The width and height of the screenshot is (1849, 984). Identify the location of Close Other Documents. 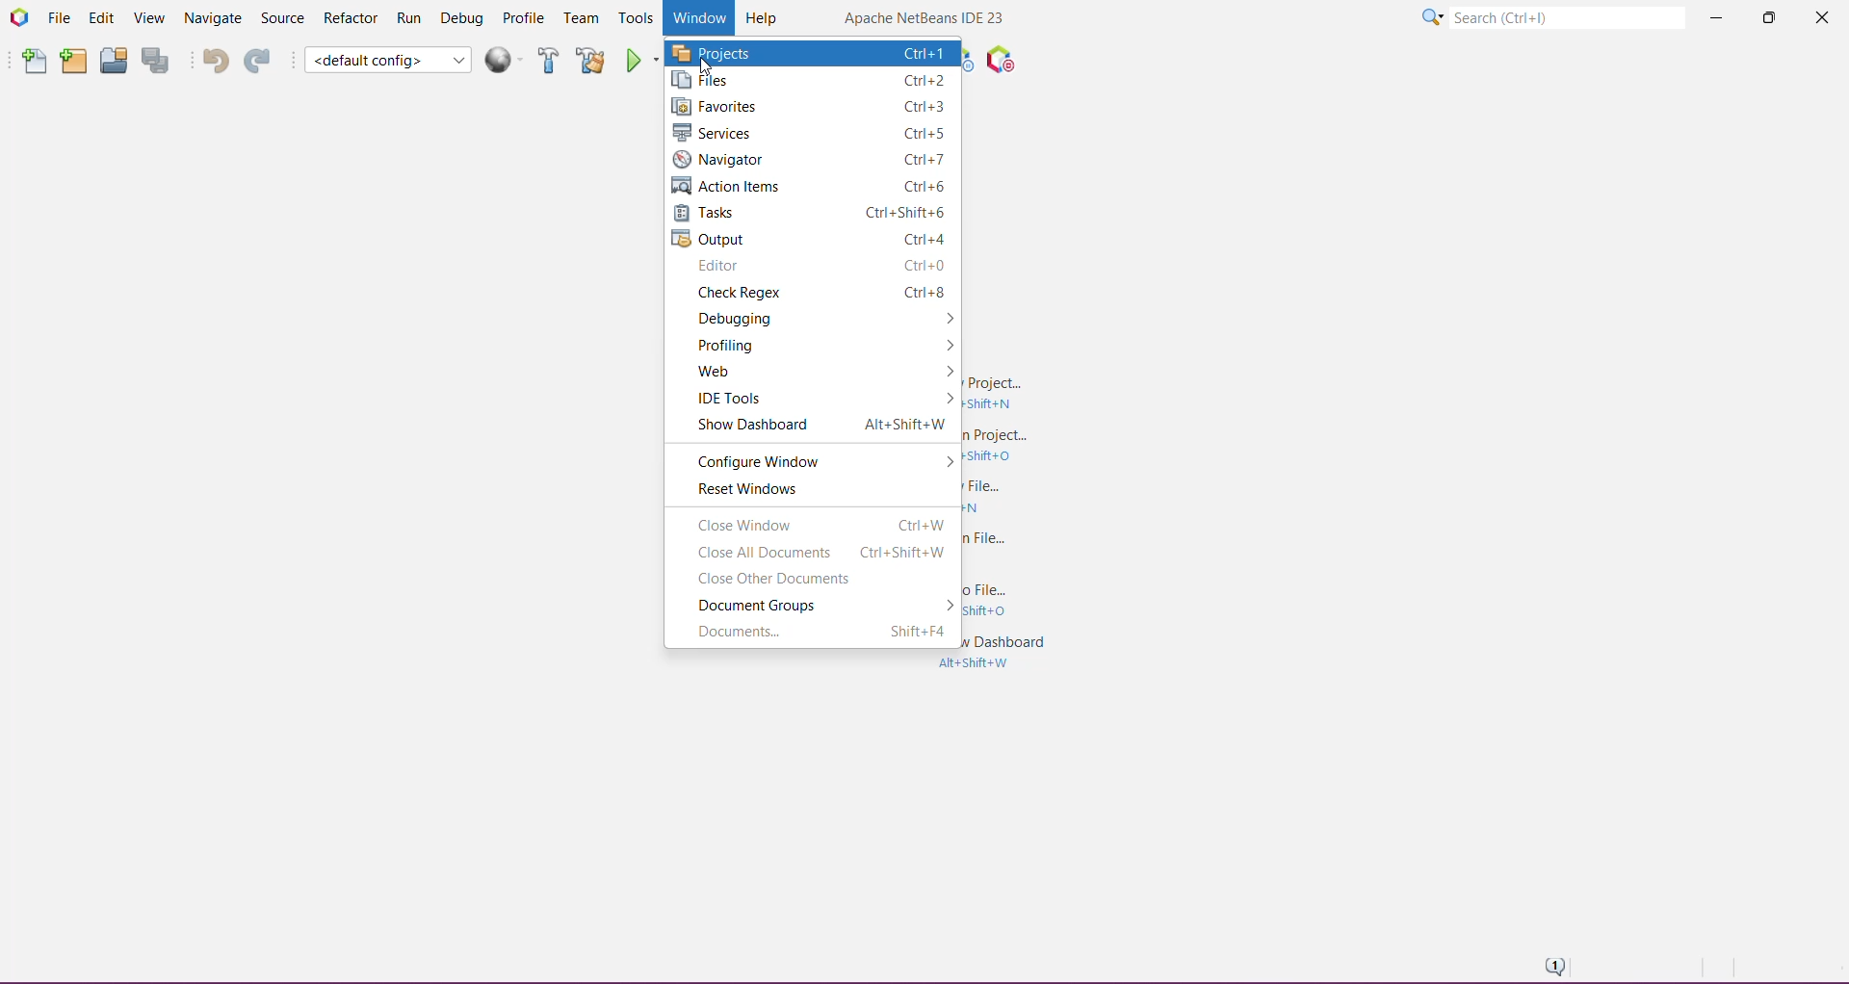
(799, 579).